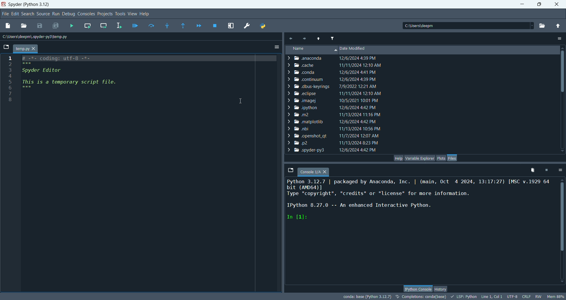  What do you see at coordinates (547, 170) in the screenshot?
I see `interrupt kernel` at bounding box center [547, 170].